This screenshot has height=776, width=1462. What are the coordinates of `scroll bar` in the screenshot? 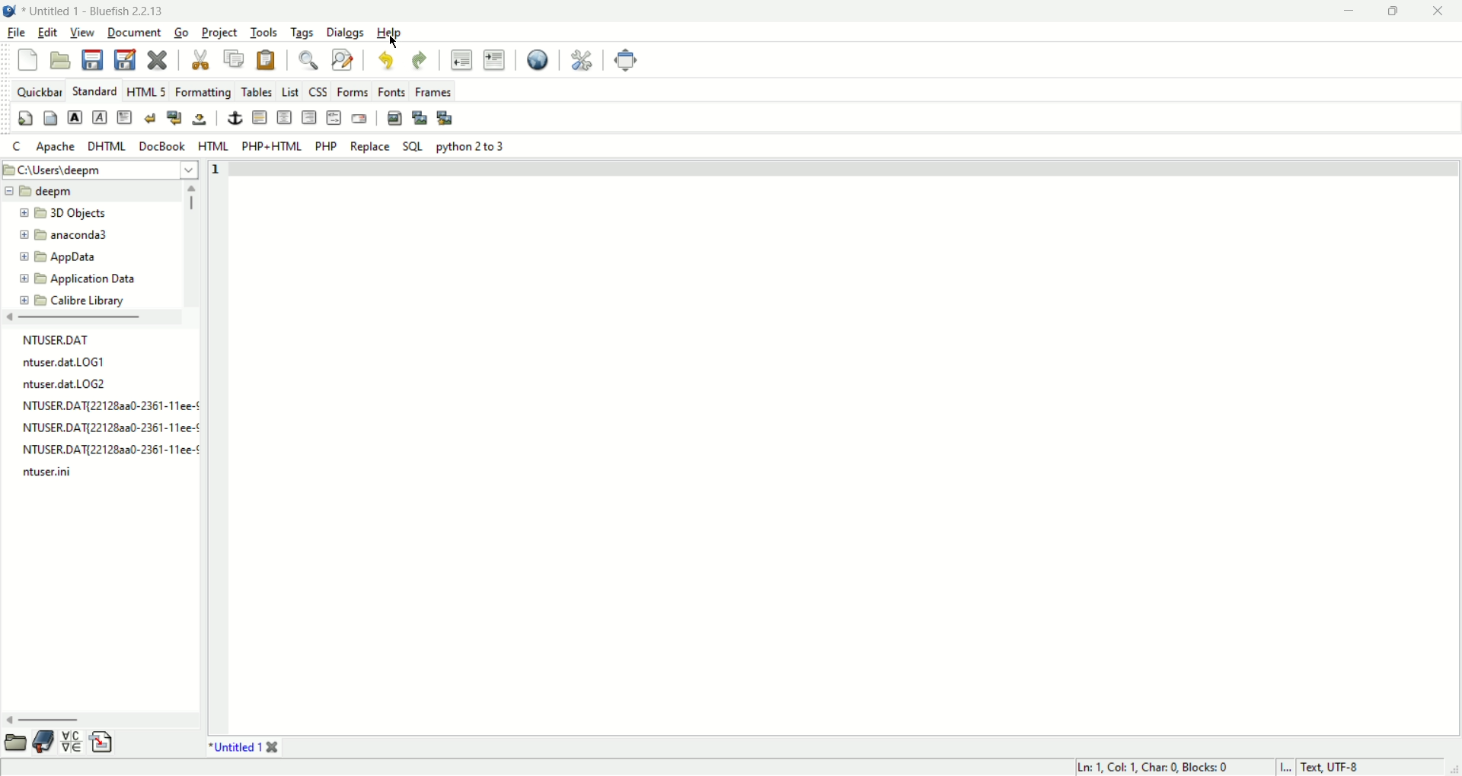 It's located at (91, 318).